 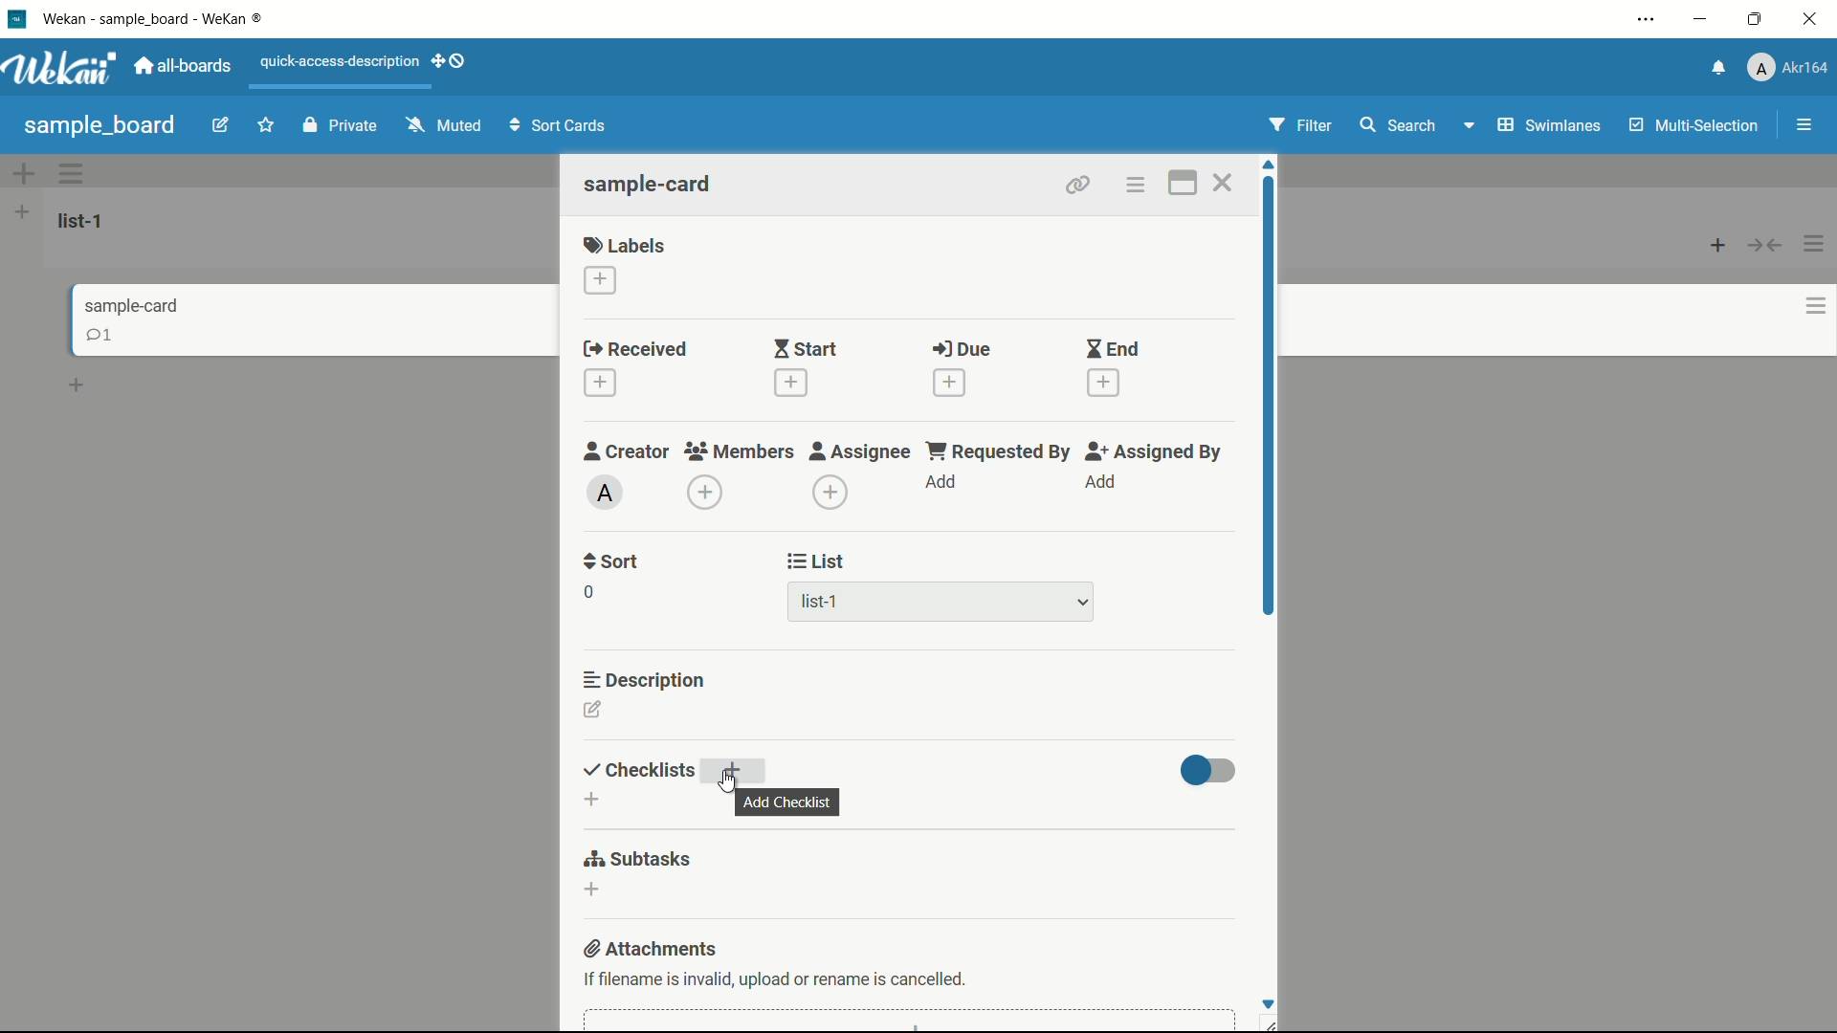 I want to click on  Muted, so click(x=446, y=124).